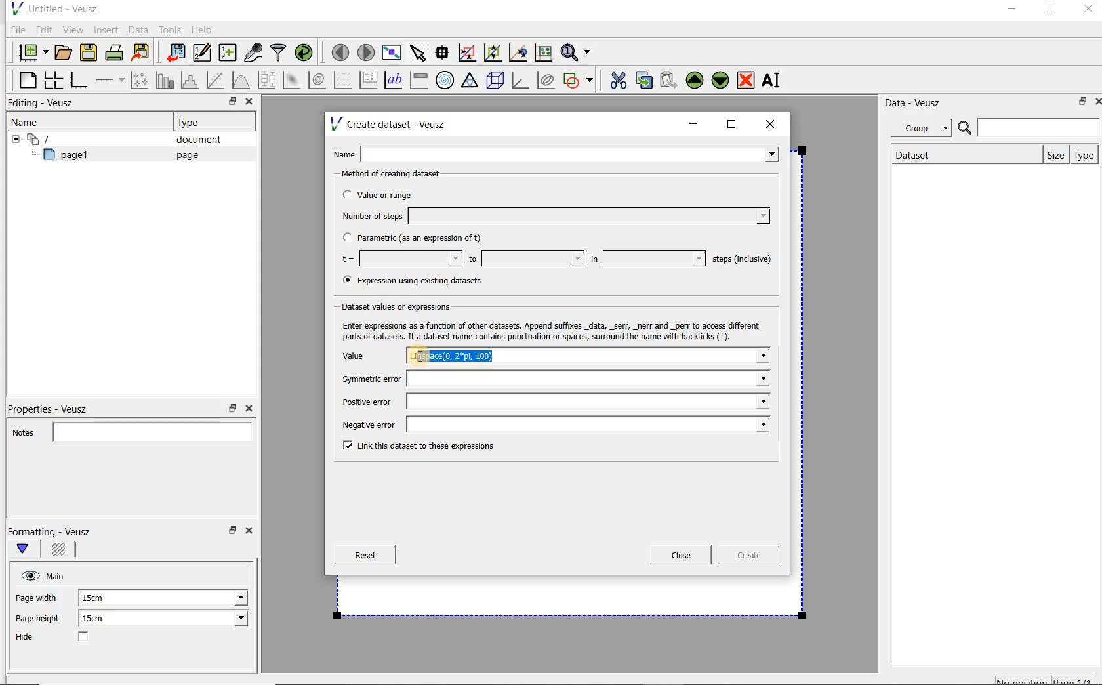  I want to click on Cursor, so click(424, 356).